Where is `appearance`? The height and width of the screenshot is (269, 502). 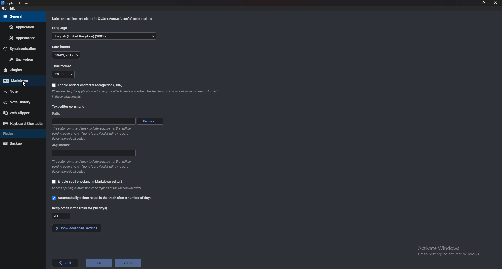
appearance is located at coordinates (21, 38).